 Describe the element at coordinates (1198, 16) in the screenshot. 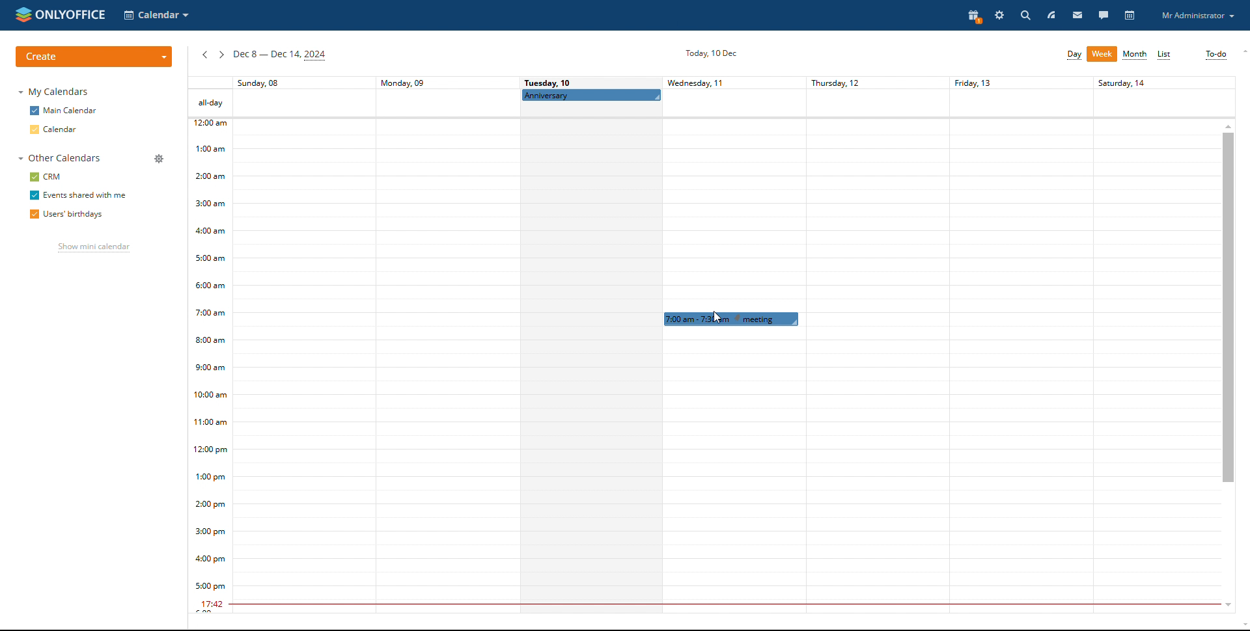

I see `profile` at that location.